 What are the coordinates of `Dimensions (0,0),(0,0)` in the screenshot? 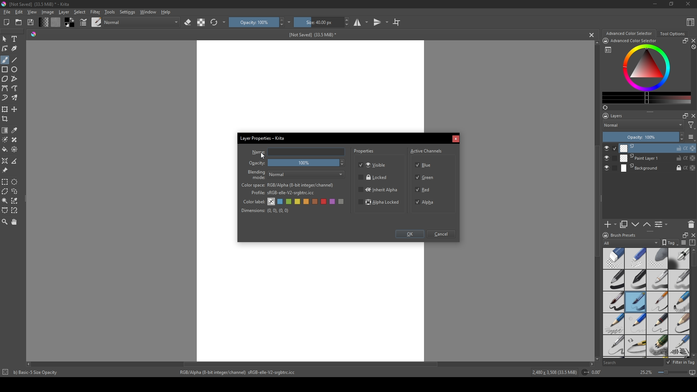 It's located at (265, 211).